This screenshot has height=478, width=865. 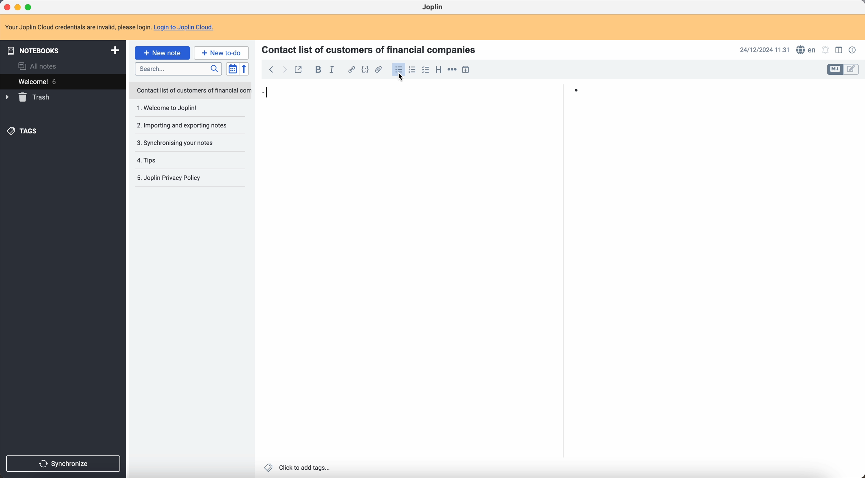 What do you see at coordinates (332, 71) in the screenshot?
I see `italic` at bounding box center [332, 71].